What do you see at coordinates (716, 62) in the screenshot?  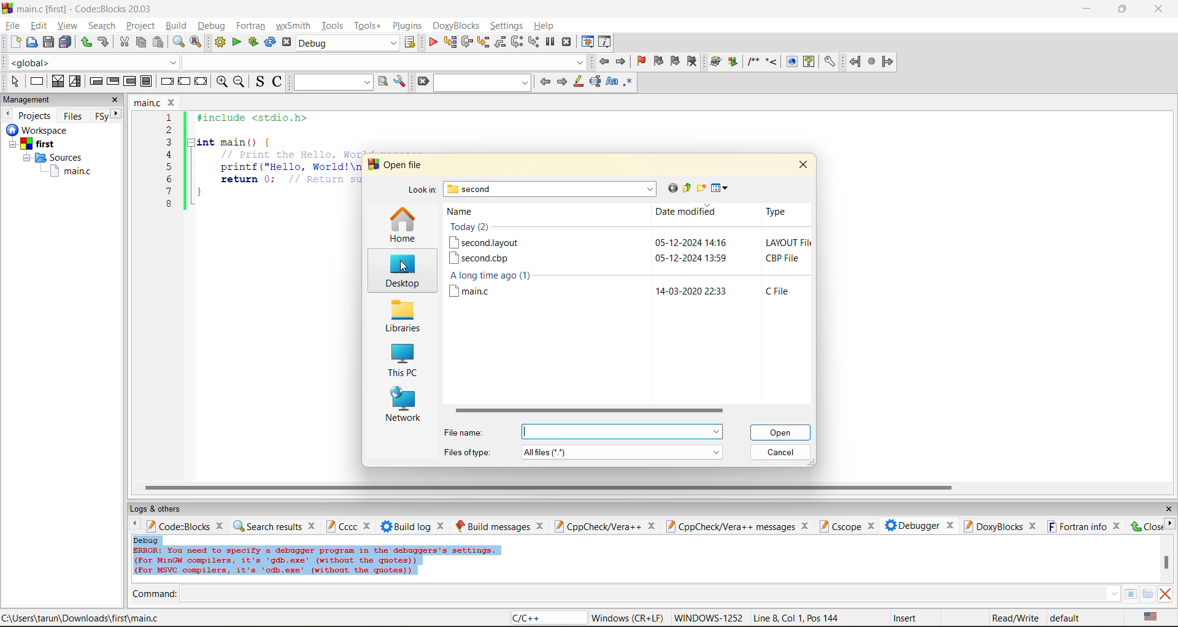 I see `build` at bounding box center [716, 62].